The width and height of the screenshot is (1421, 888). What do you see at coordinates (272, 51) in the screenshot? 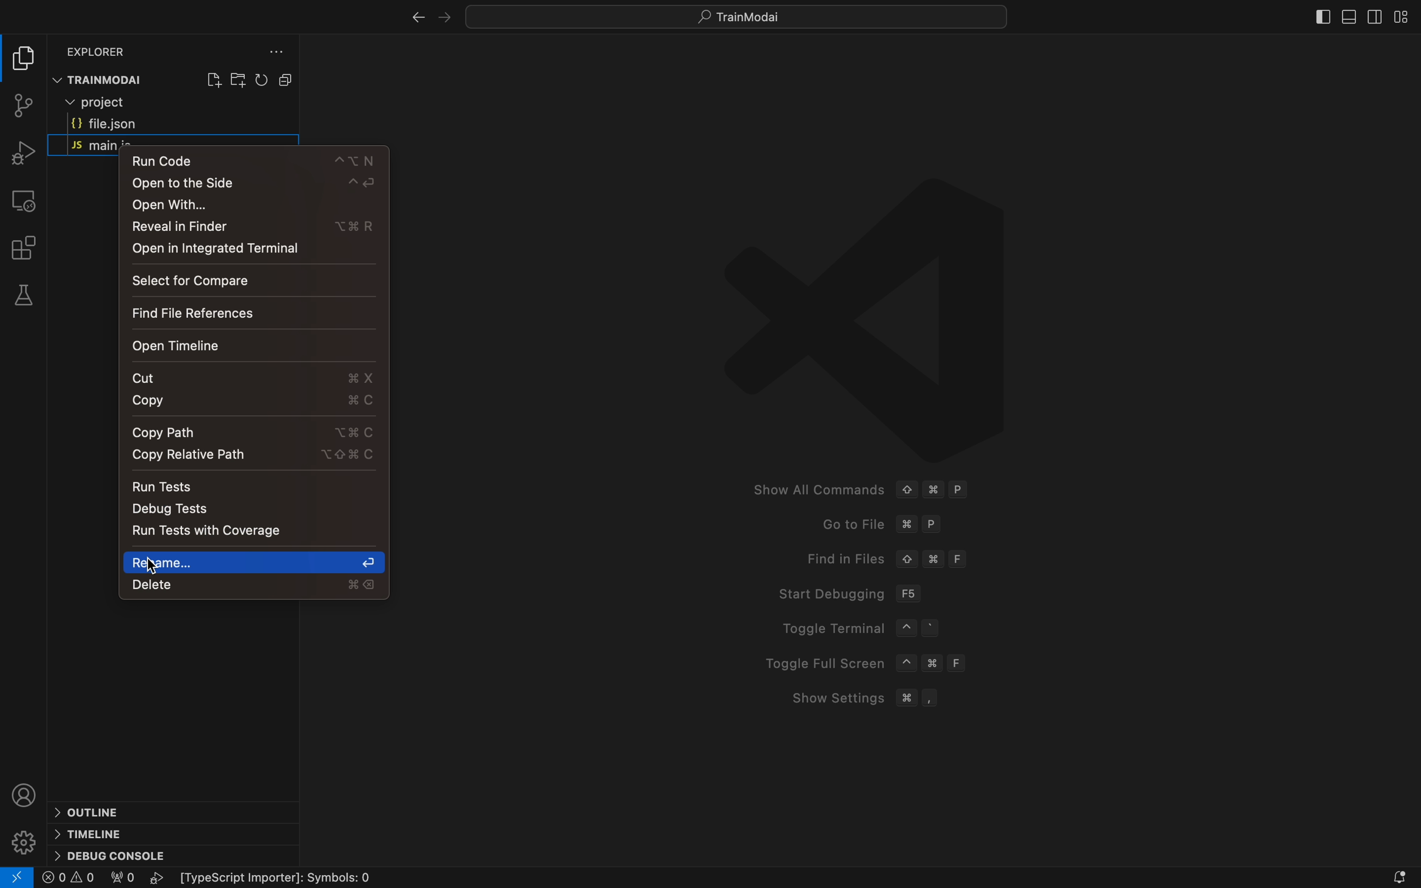
I see `file explorer setting` at bounding box center [272, 51].